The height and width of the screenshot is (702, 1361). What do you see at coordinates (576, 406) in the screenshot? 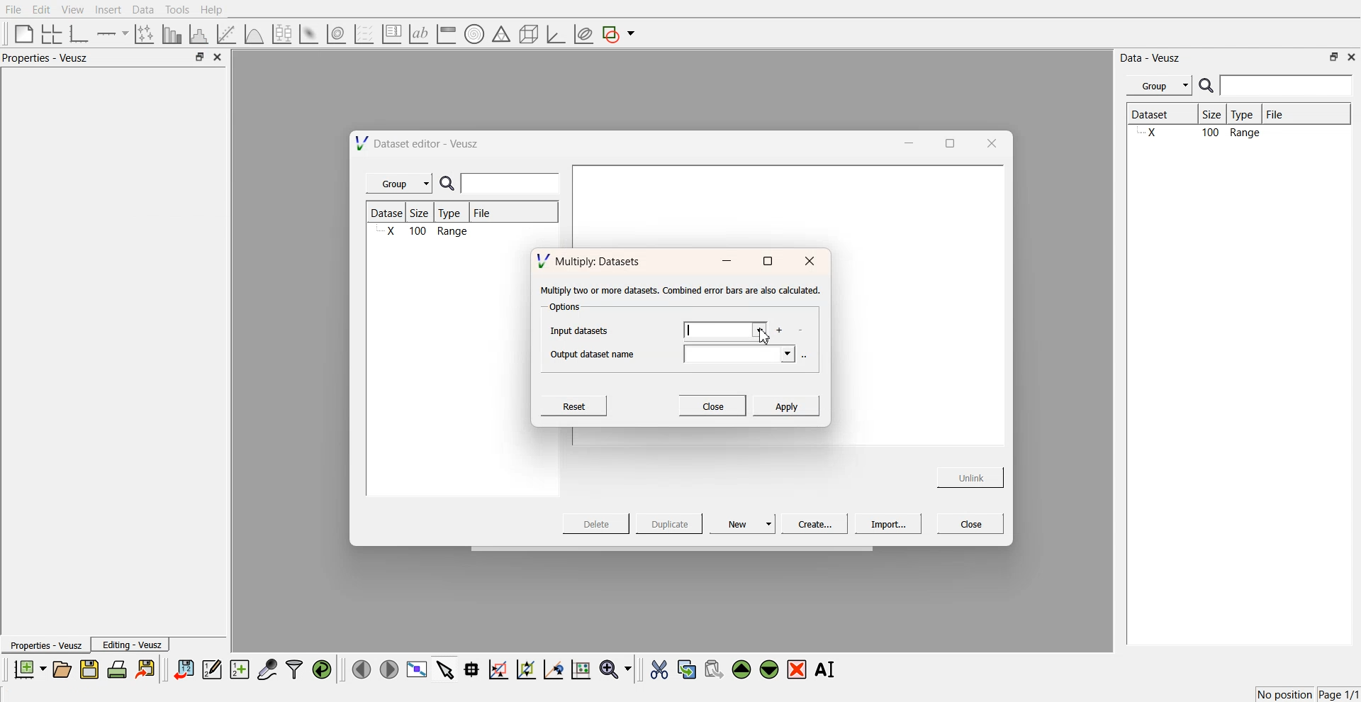
I see `Reset` at bounding box center [576, 406].